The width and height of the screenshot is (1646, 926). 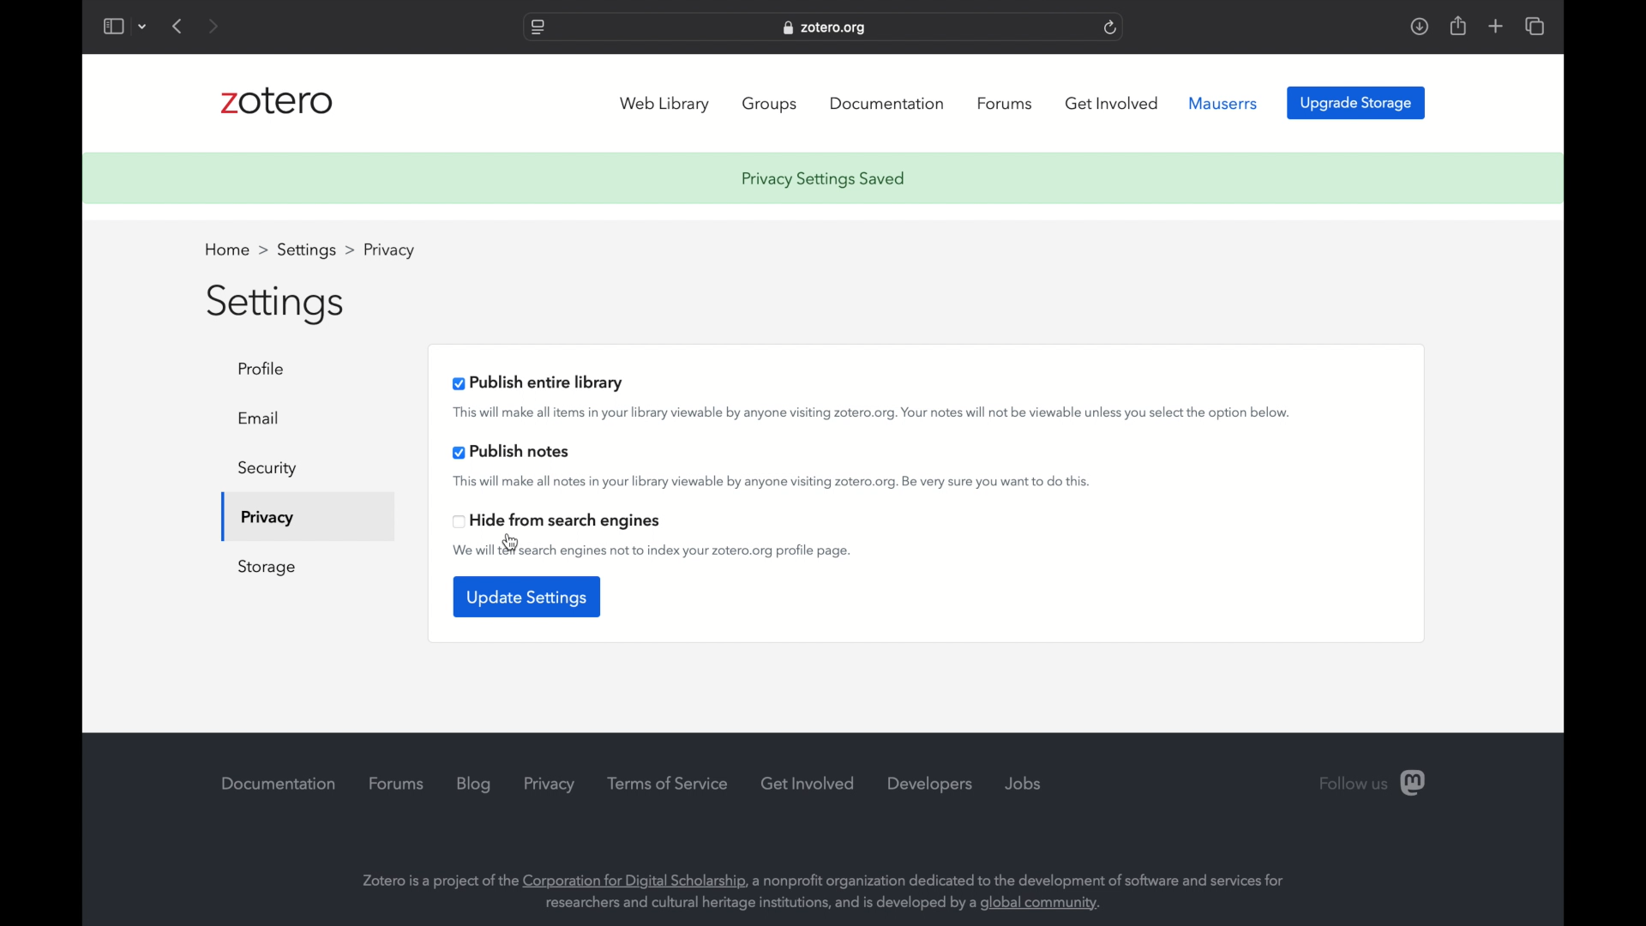 What do you see at coordinates (261, 416) in the screenshot?
I see `email` at bounding box center [261, 416].